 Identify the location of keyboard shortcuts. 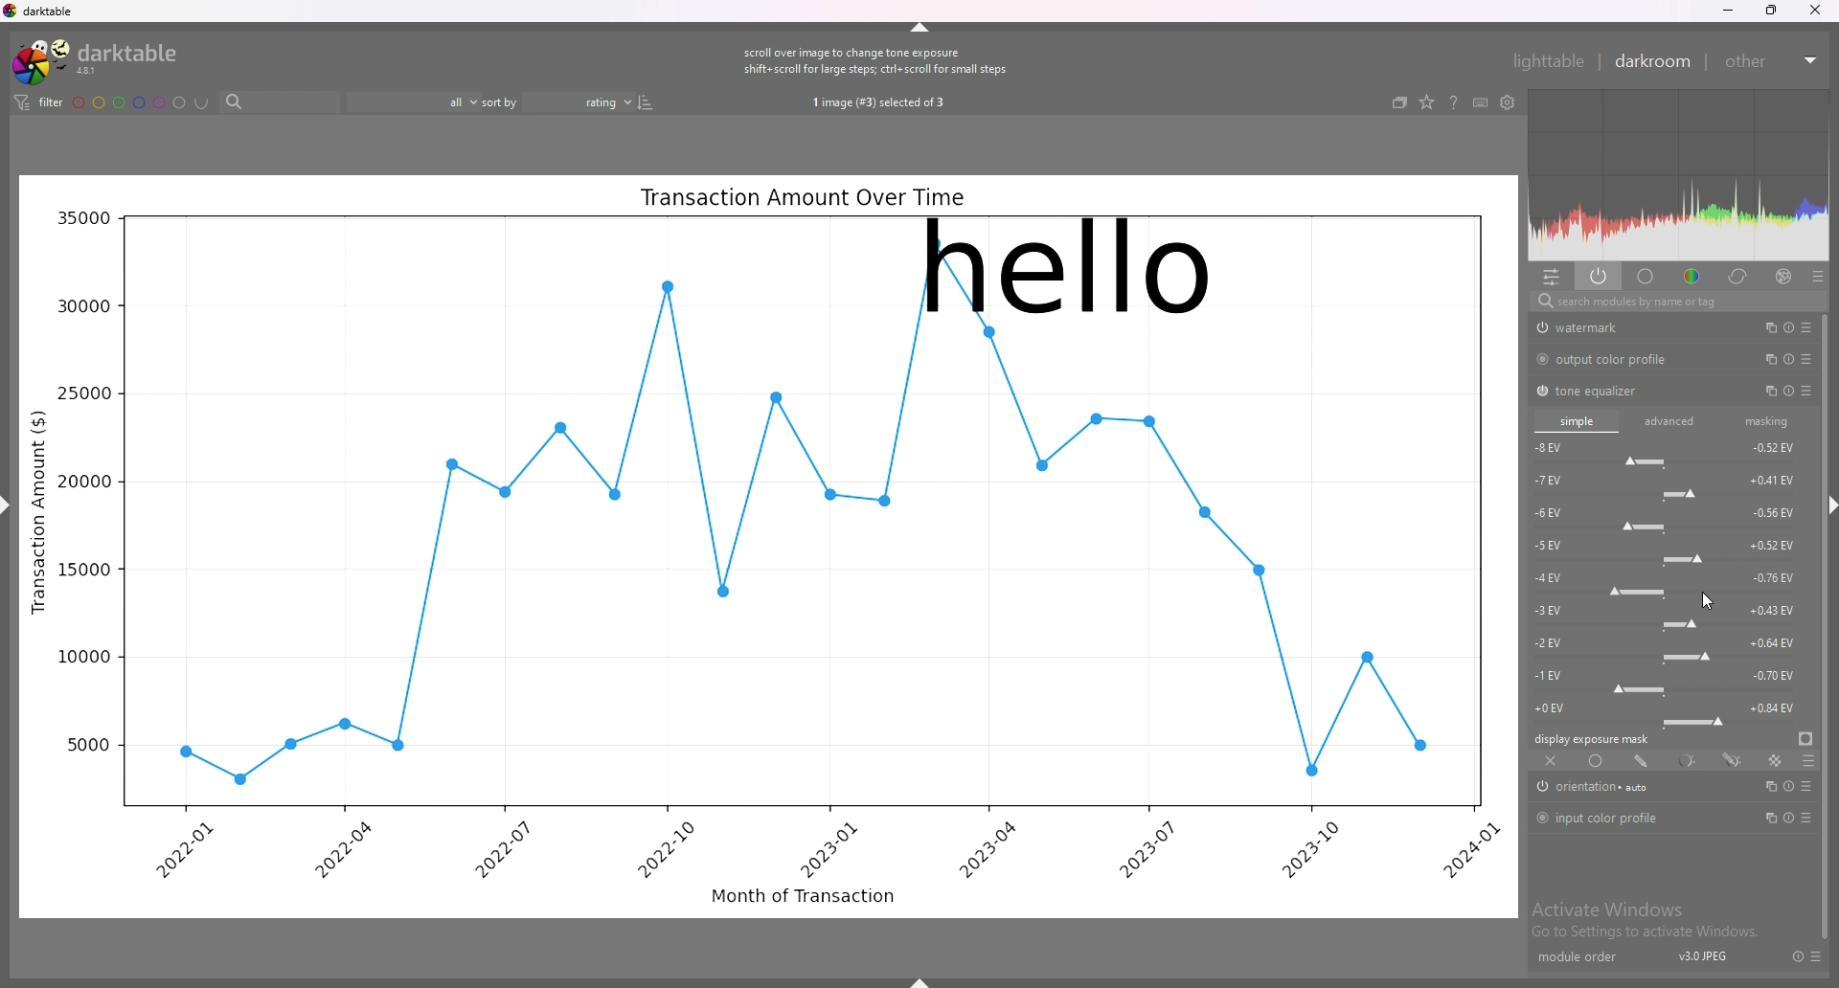
(1480, 102).